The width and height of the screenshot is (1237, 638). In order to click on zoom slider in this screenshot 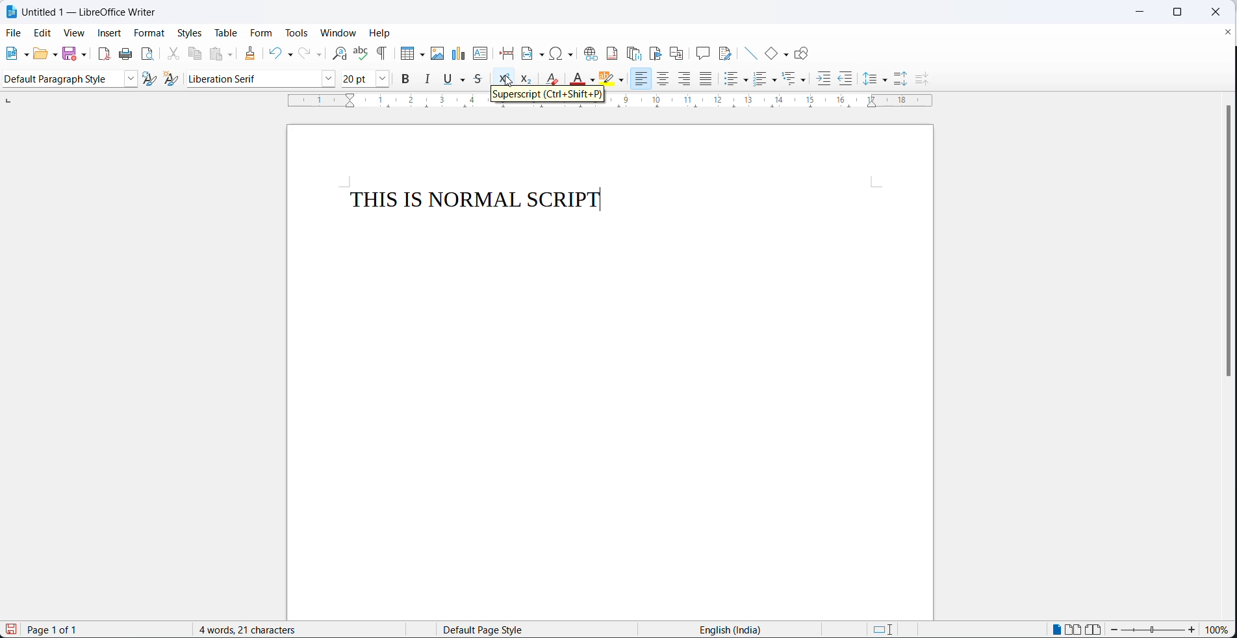, I will do `click(1154, 632)`.